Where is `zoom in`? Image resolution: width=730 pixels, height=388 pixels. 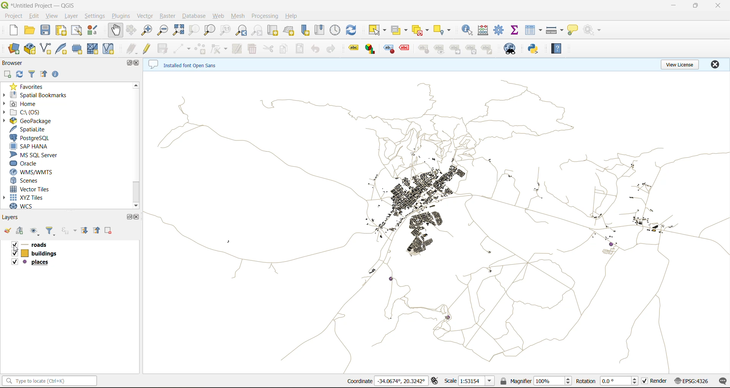
zoom in is located at coordinates (147, 31).